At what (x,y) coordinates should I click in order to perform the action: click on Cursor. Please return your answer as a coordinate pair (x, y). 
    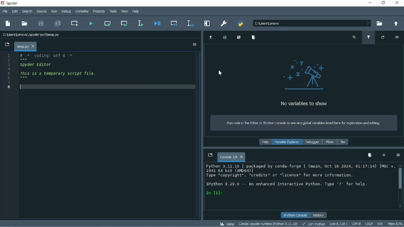
    Looking at the image, I should click on (220, 72).